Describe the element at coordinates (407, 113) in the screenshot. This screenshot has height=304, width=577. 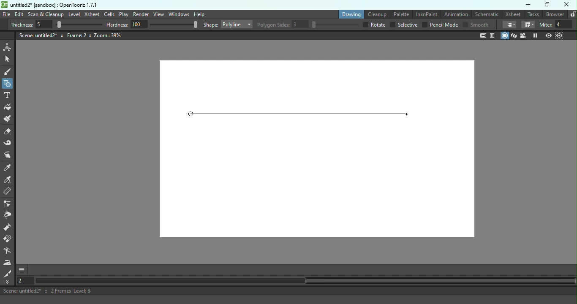
I see `Cursor` at that location.